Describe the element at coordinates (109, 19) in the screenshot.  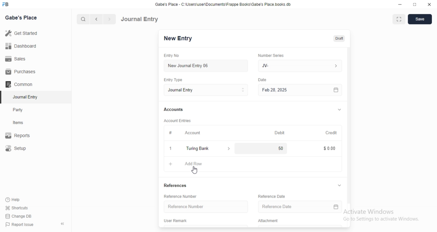
I see `next` at that location.